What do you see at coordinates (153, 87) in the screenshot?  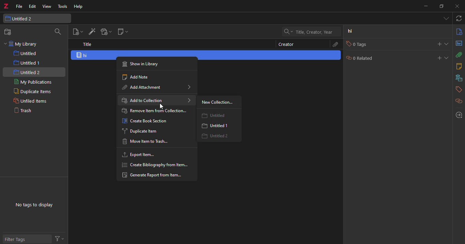 I see `add attachment` at bounding box center [153, 87].